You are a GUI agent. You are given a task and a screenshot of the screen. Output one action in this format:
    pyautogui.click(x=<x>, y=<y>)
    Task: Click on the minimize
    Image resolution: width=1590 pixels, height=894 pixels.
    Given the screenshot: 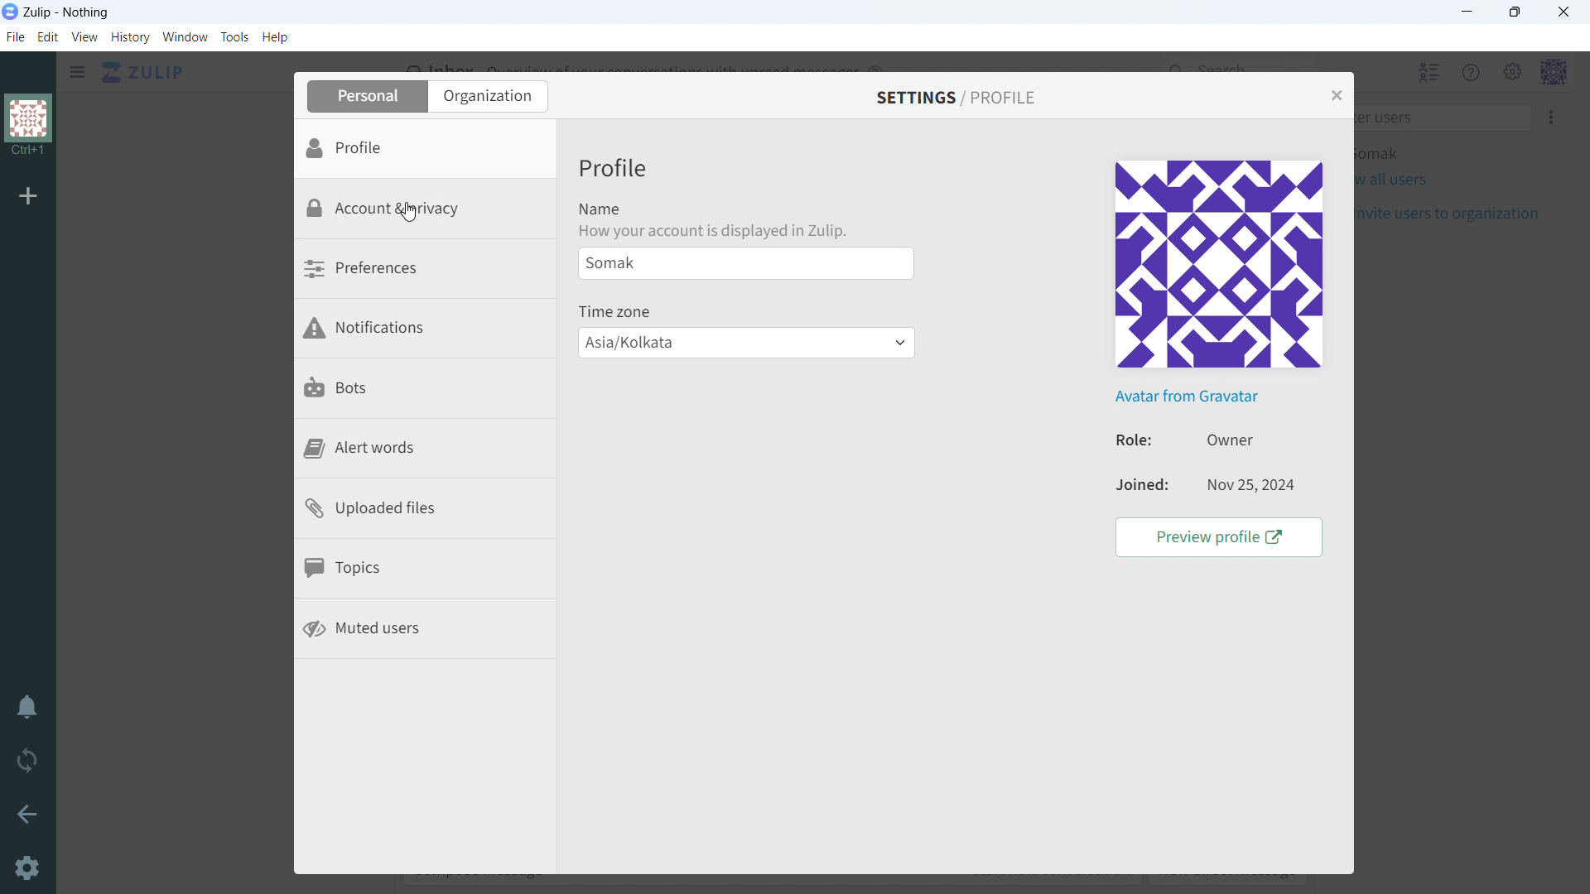 What is the action you would take?
    pyautogui.click(x=1468, y=12)
    